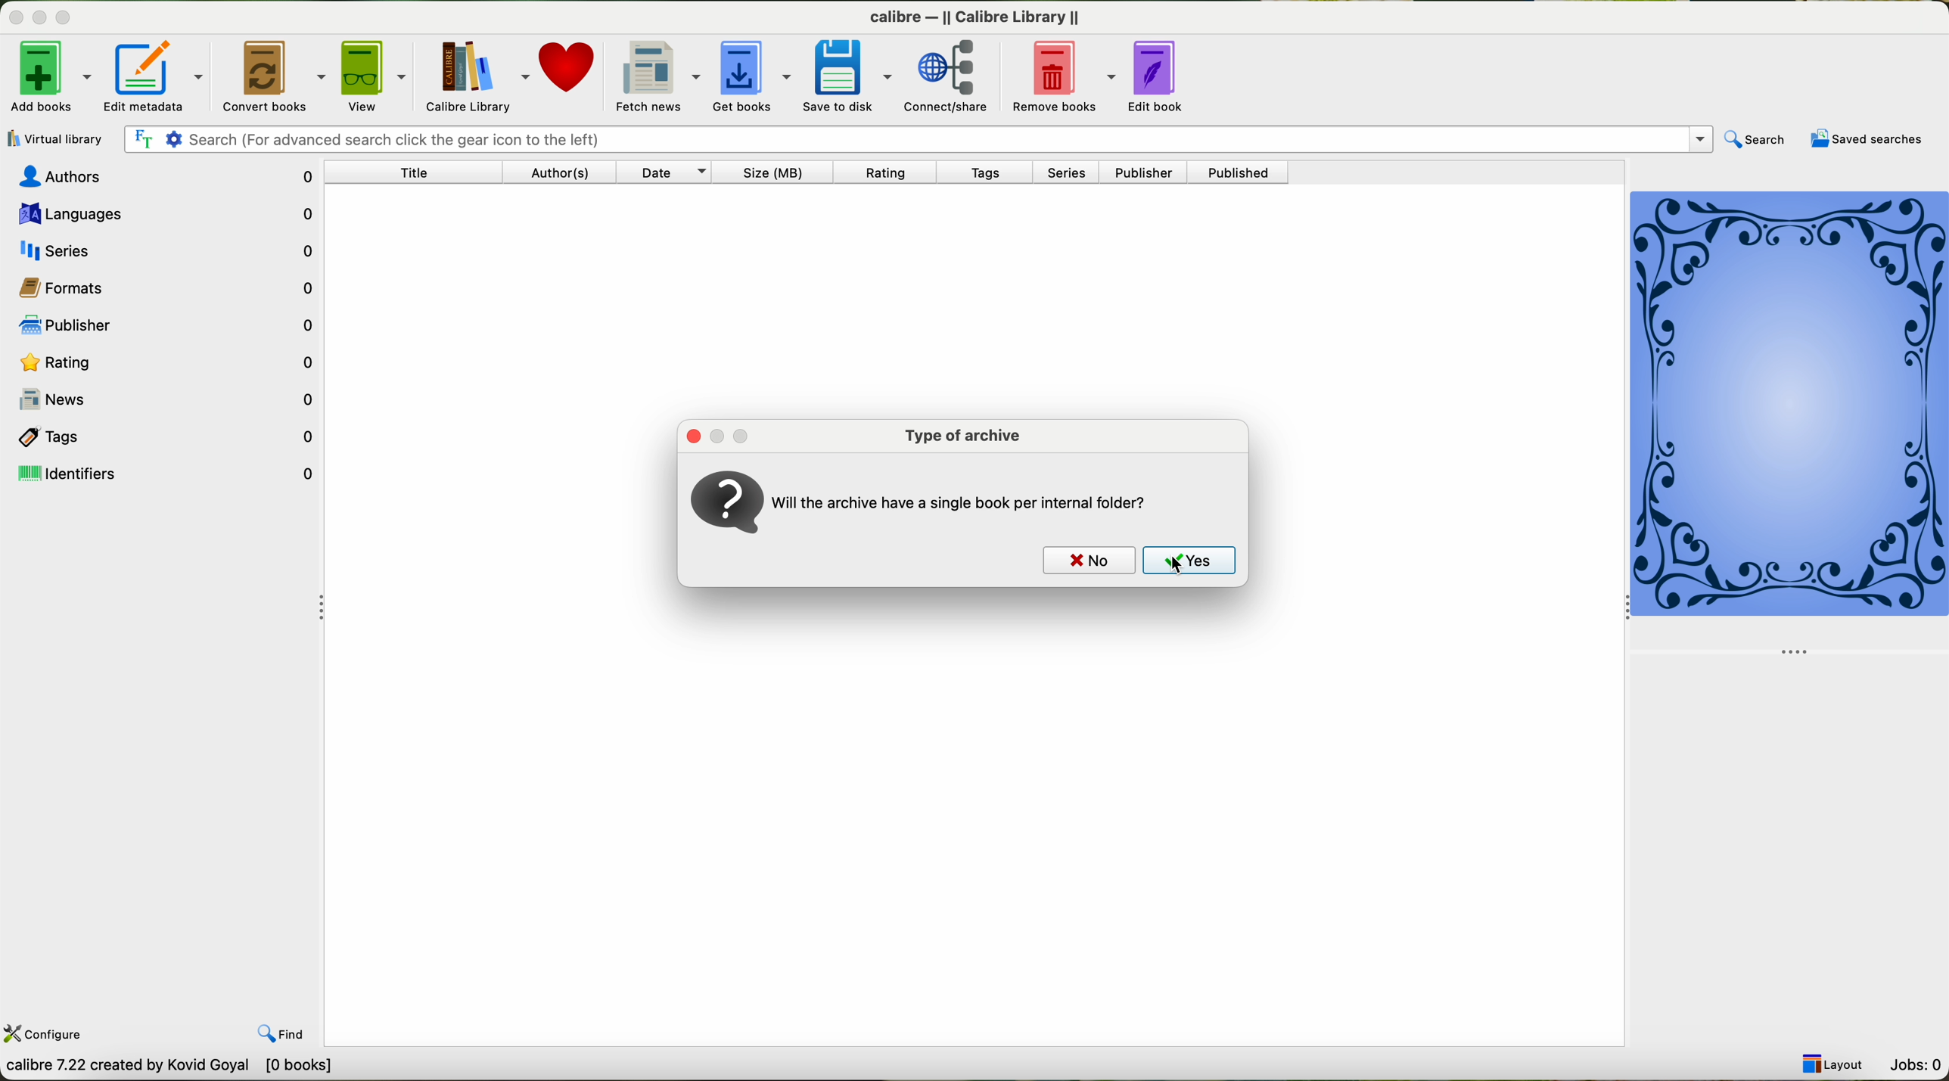 This screenshot has height=1081, width=1949. Describe the element at coordinates (1066, 77) in the screenshot. I see `remove books` at that location.